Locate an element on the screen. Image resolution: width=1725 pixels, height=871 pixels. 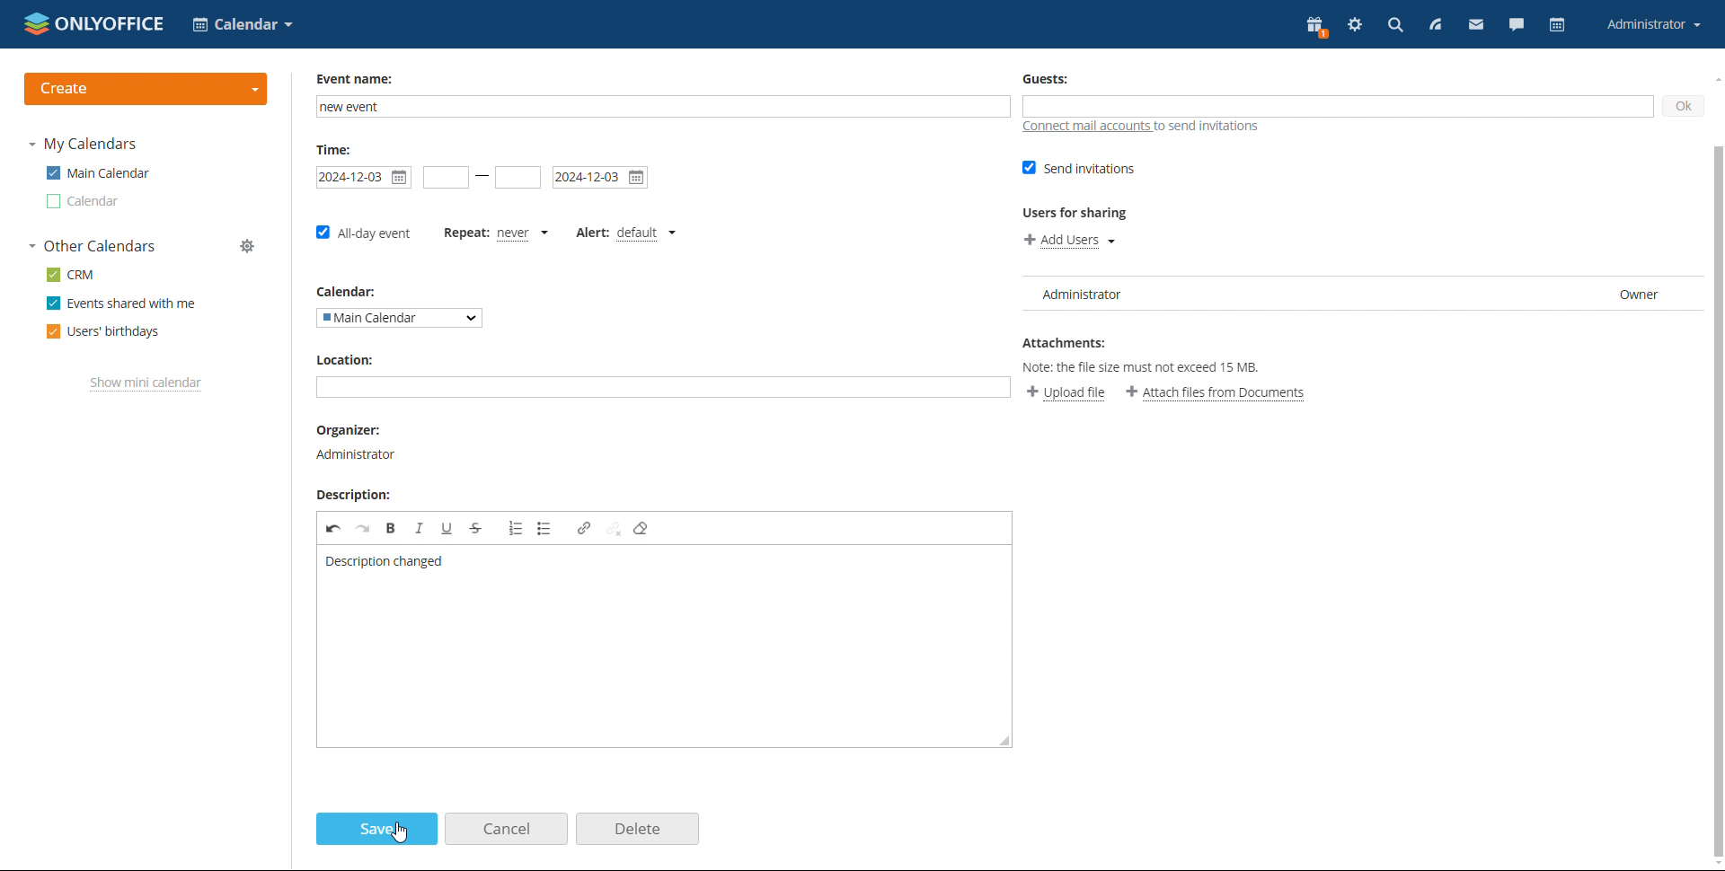
Guests: is located at coordinates (1053, 81).